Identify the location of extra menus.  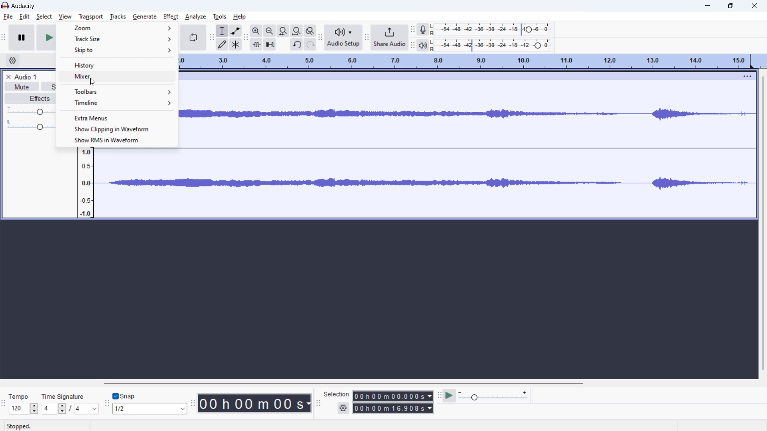
(117, 118).